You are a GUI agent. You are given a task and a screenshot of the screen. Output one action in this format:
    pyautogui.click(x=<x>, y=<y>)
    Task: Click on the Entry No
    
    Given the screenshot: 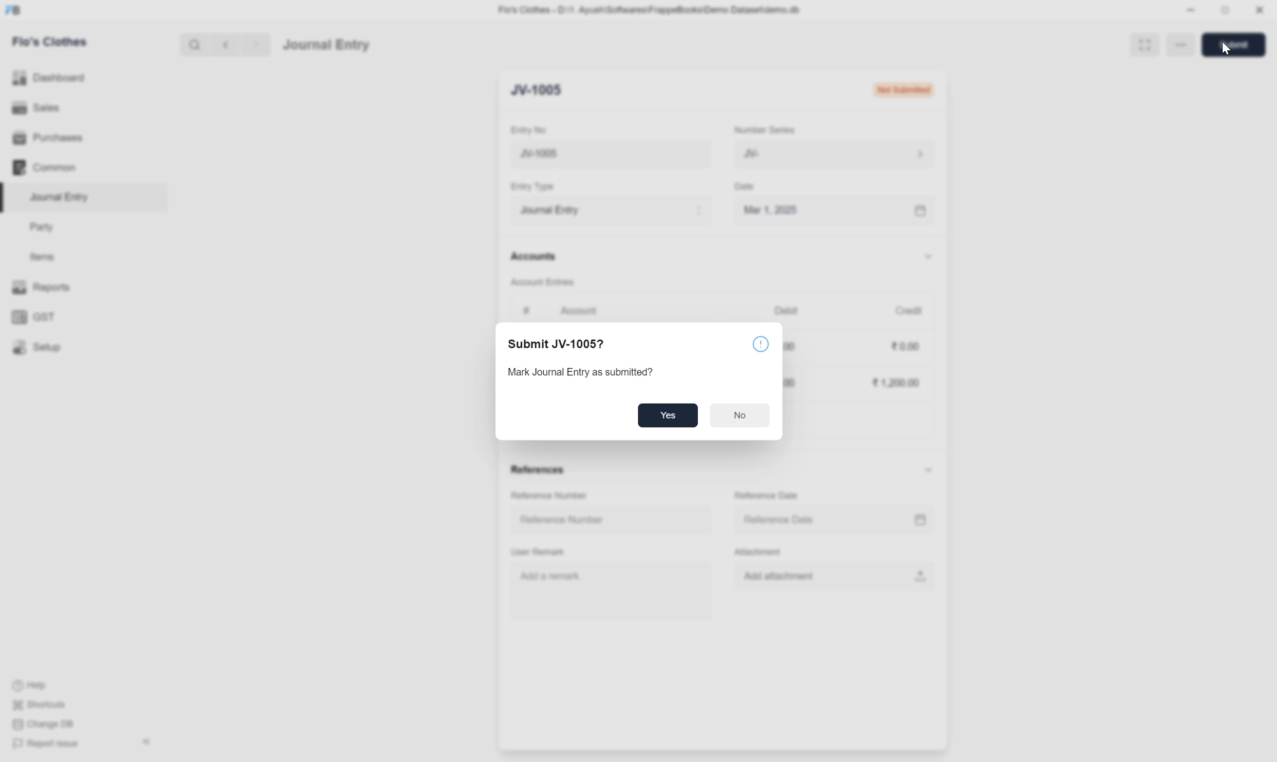 What is the action you would take?
    pyautogui.click(x=531, y=130)
    